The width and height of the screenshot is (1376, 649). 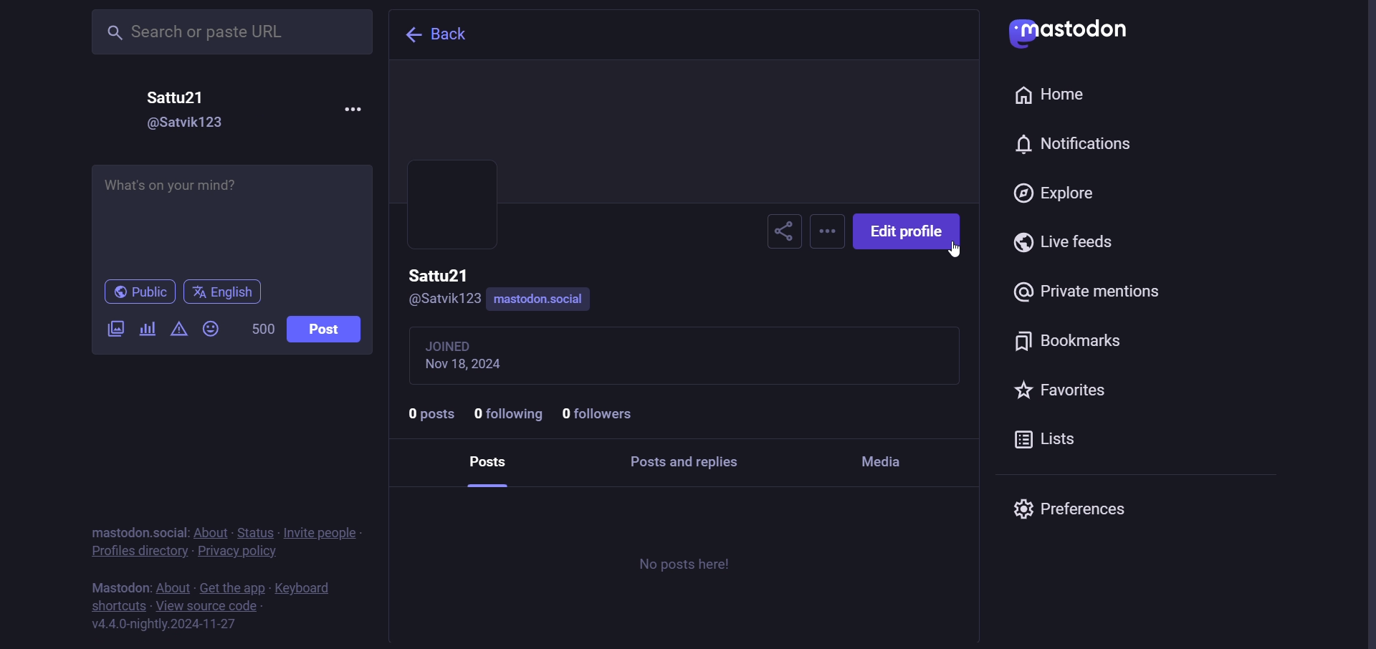 What do you see at coordinates (211, 532) in the screenshot?
I see `about` at bounding box center [211, 532].